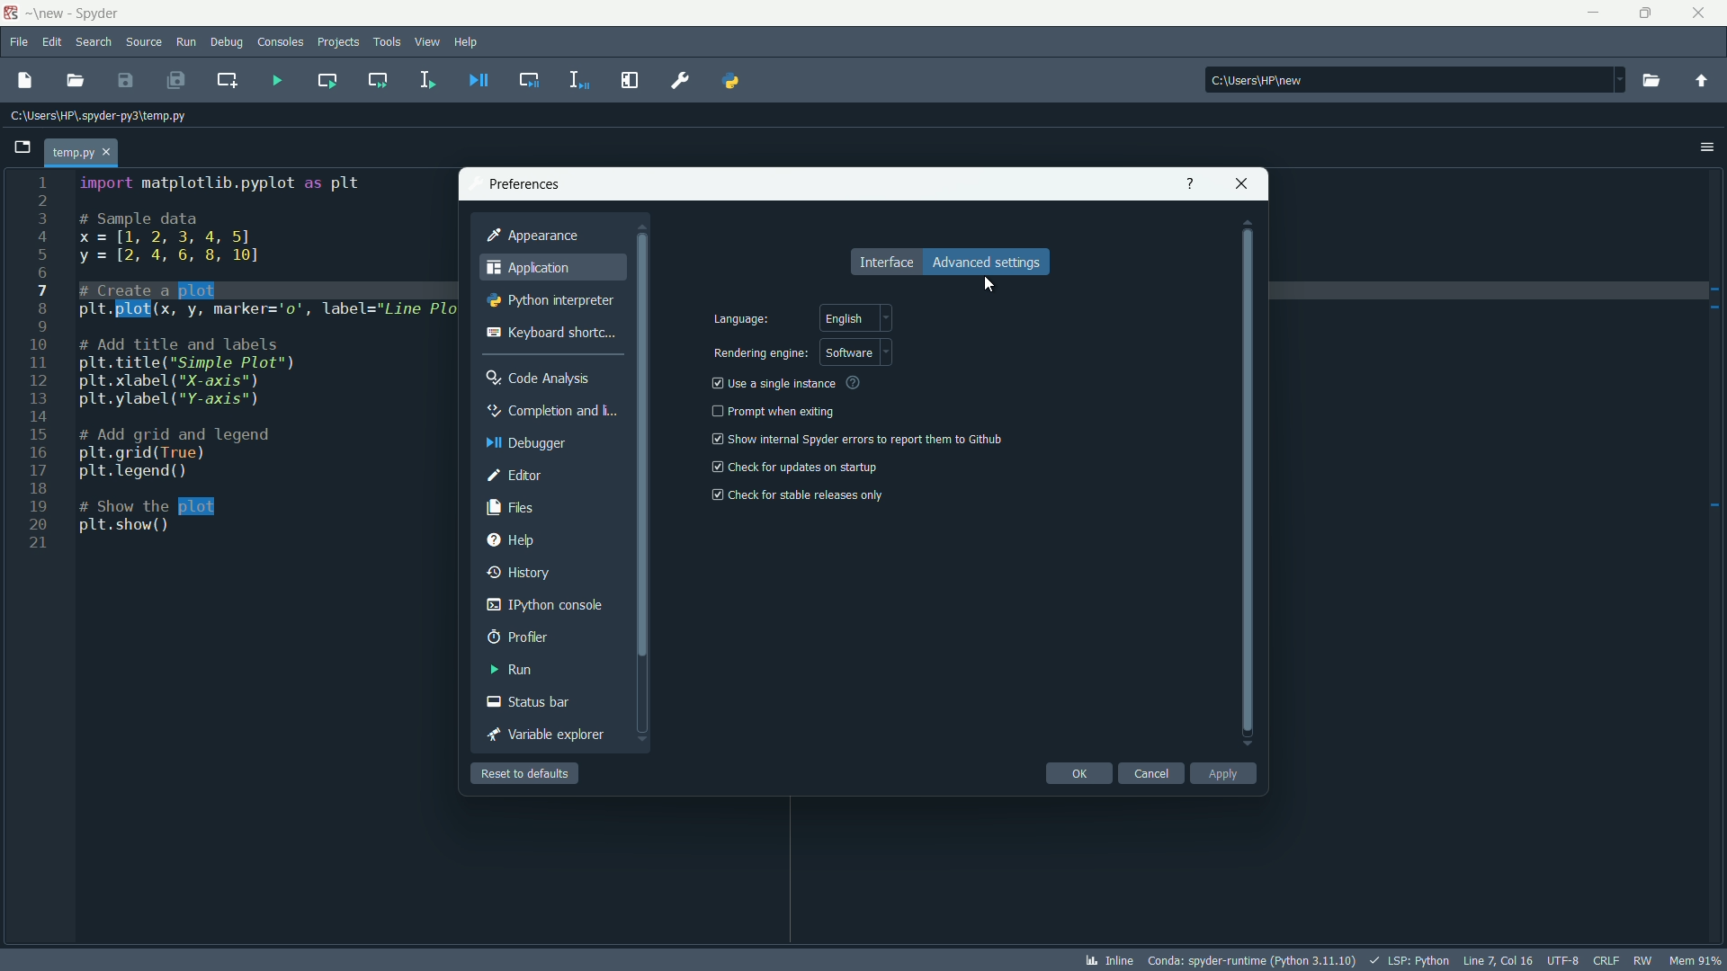  Describe the element at coordinates (478, 80) in the screenshot. I see `debug file` at that location.